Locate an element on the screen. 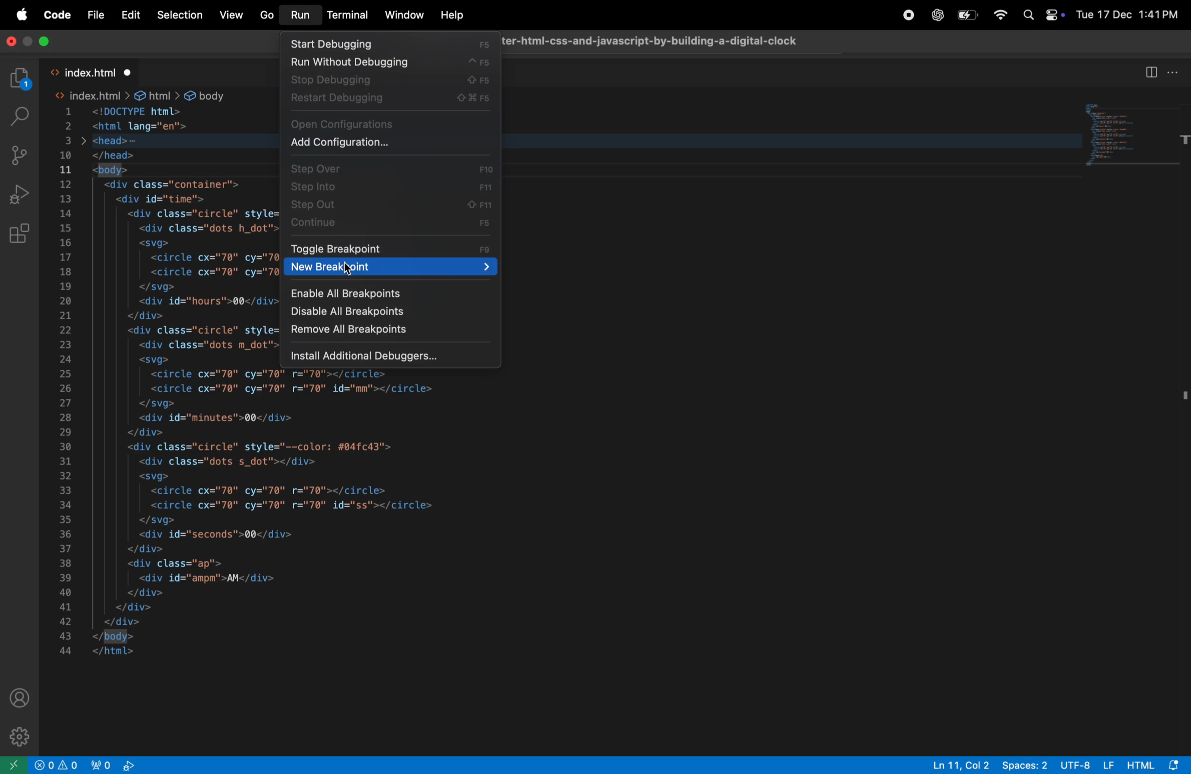  run is located at coordinates (299, 16).